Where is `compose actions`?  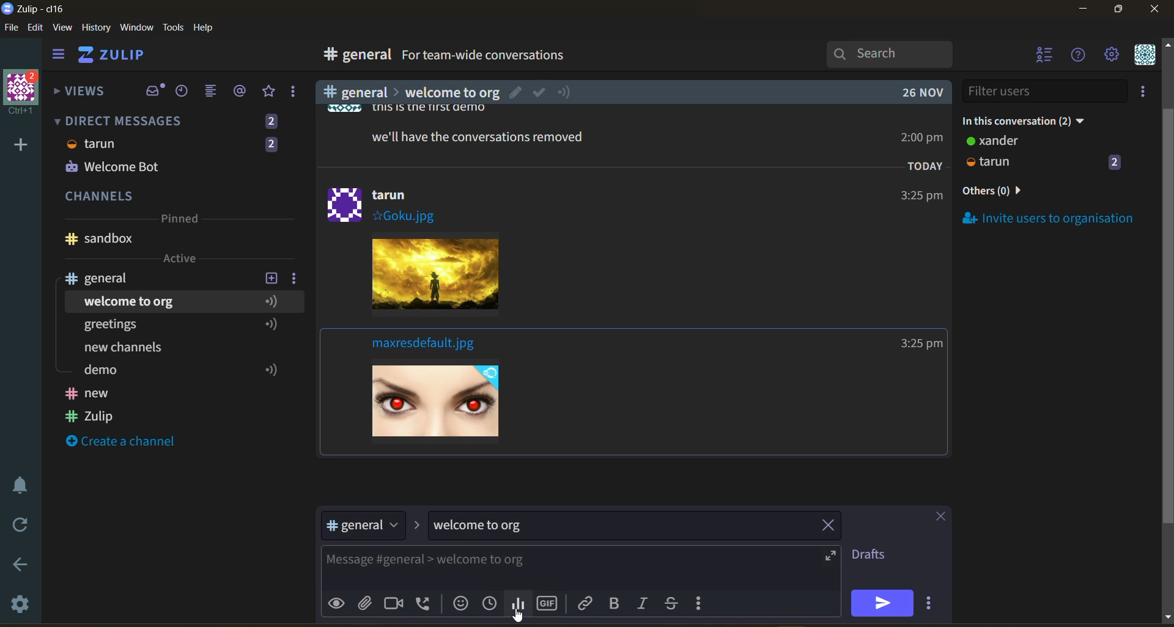 compose actions is located at coordinates (704, 606).